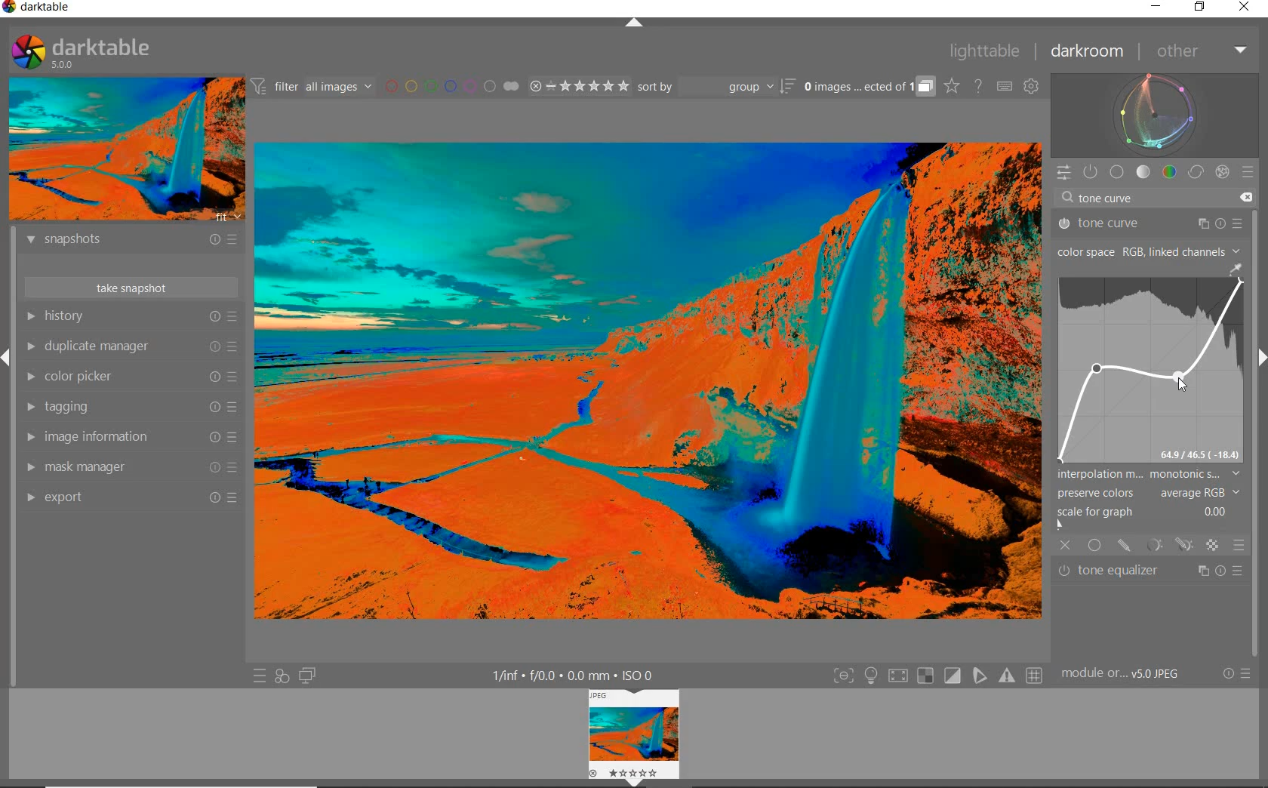 The width and height of the screenshot is (1268, 788). Describe the element at coordinates (1065, 546) in the screenshot. I see `OFF` at that location.